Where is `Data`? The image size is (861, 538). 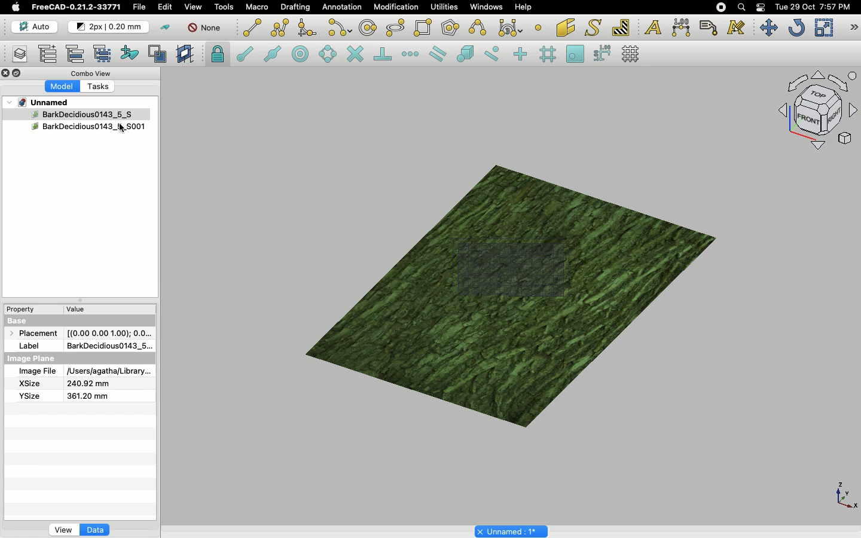
Data is located at coordinates (95, 530).